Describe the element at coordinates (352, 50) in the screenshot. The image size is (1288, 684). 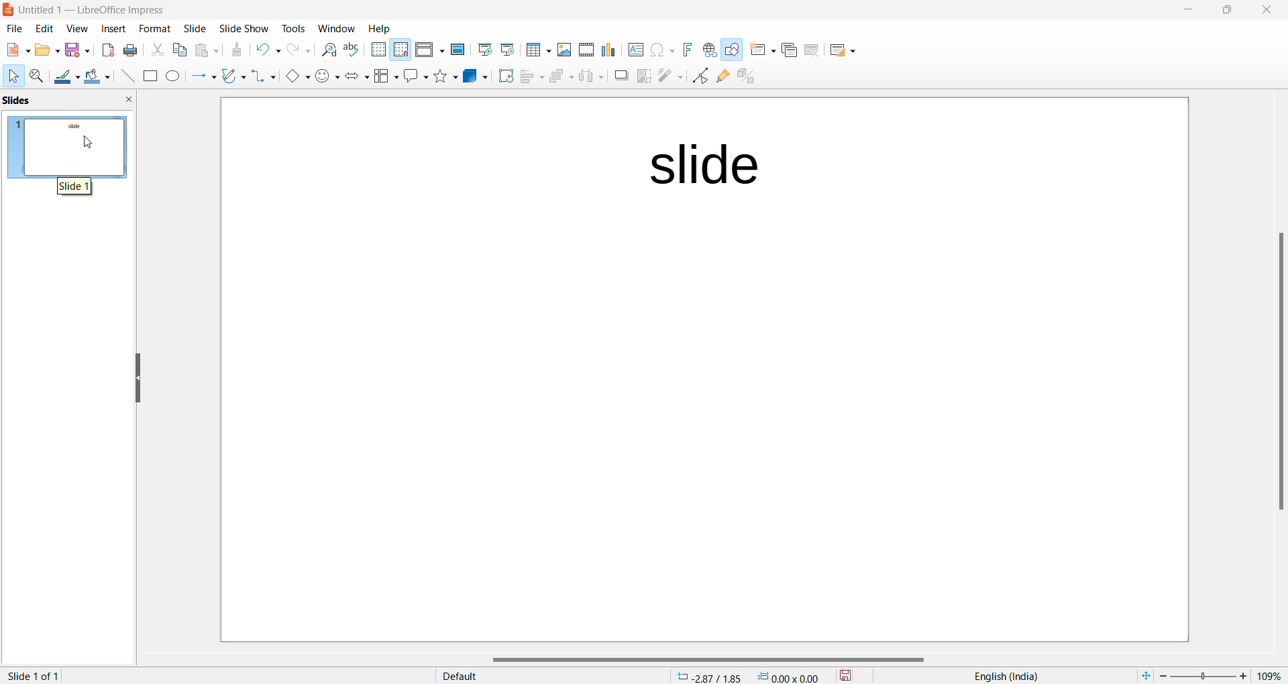
I see `Spellings` at that location.